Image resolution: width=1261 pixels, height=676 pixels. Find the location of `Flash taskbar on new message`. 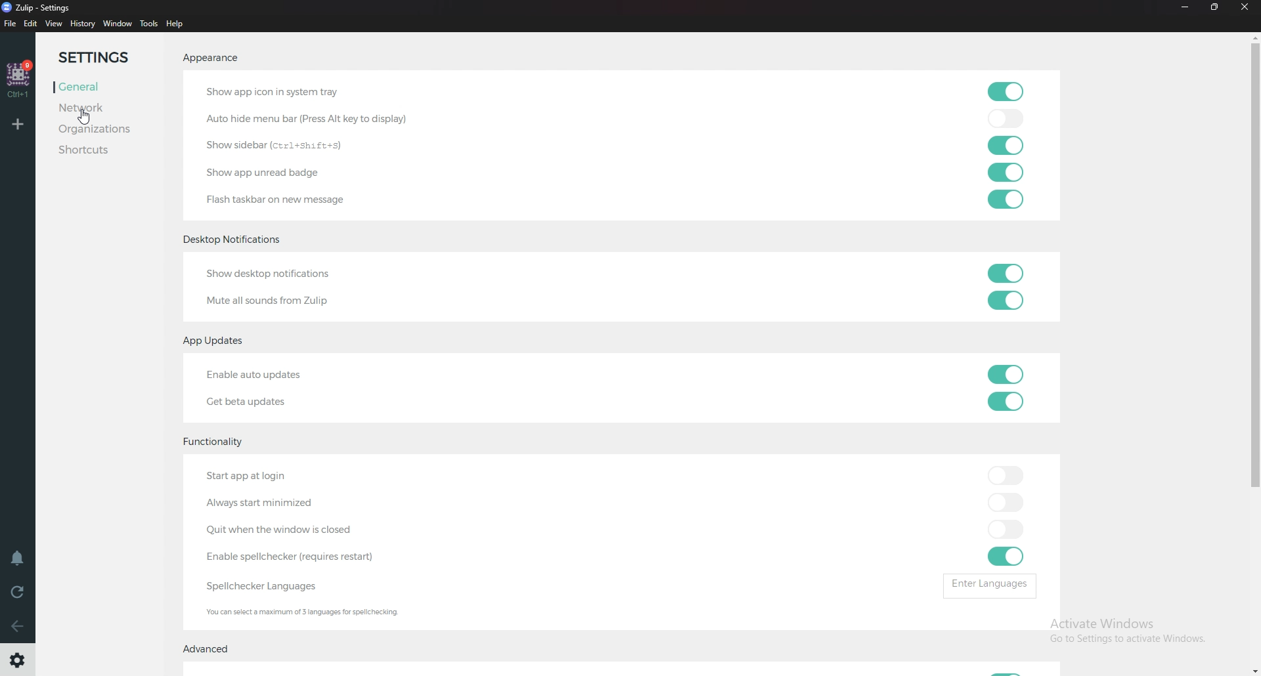

Flash taskbar on new message is located at coordinates (308, 202).